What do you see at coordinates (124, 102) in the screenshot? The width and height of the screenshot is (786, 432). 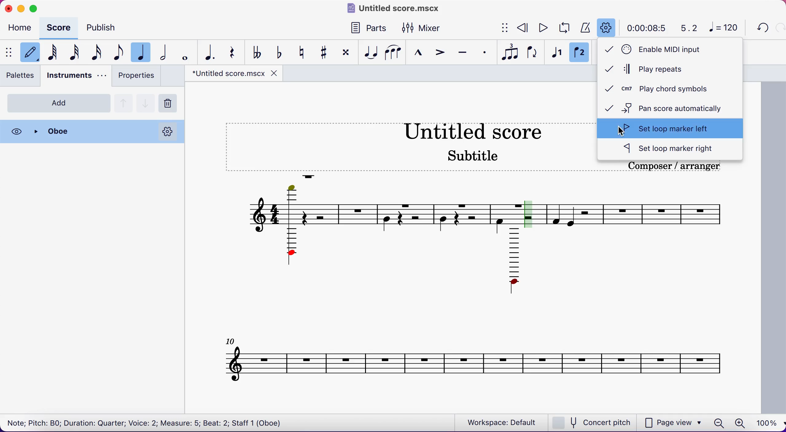 I see `go up` at bounding box center [124, 102].